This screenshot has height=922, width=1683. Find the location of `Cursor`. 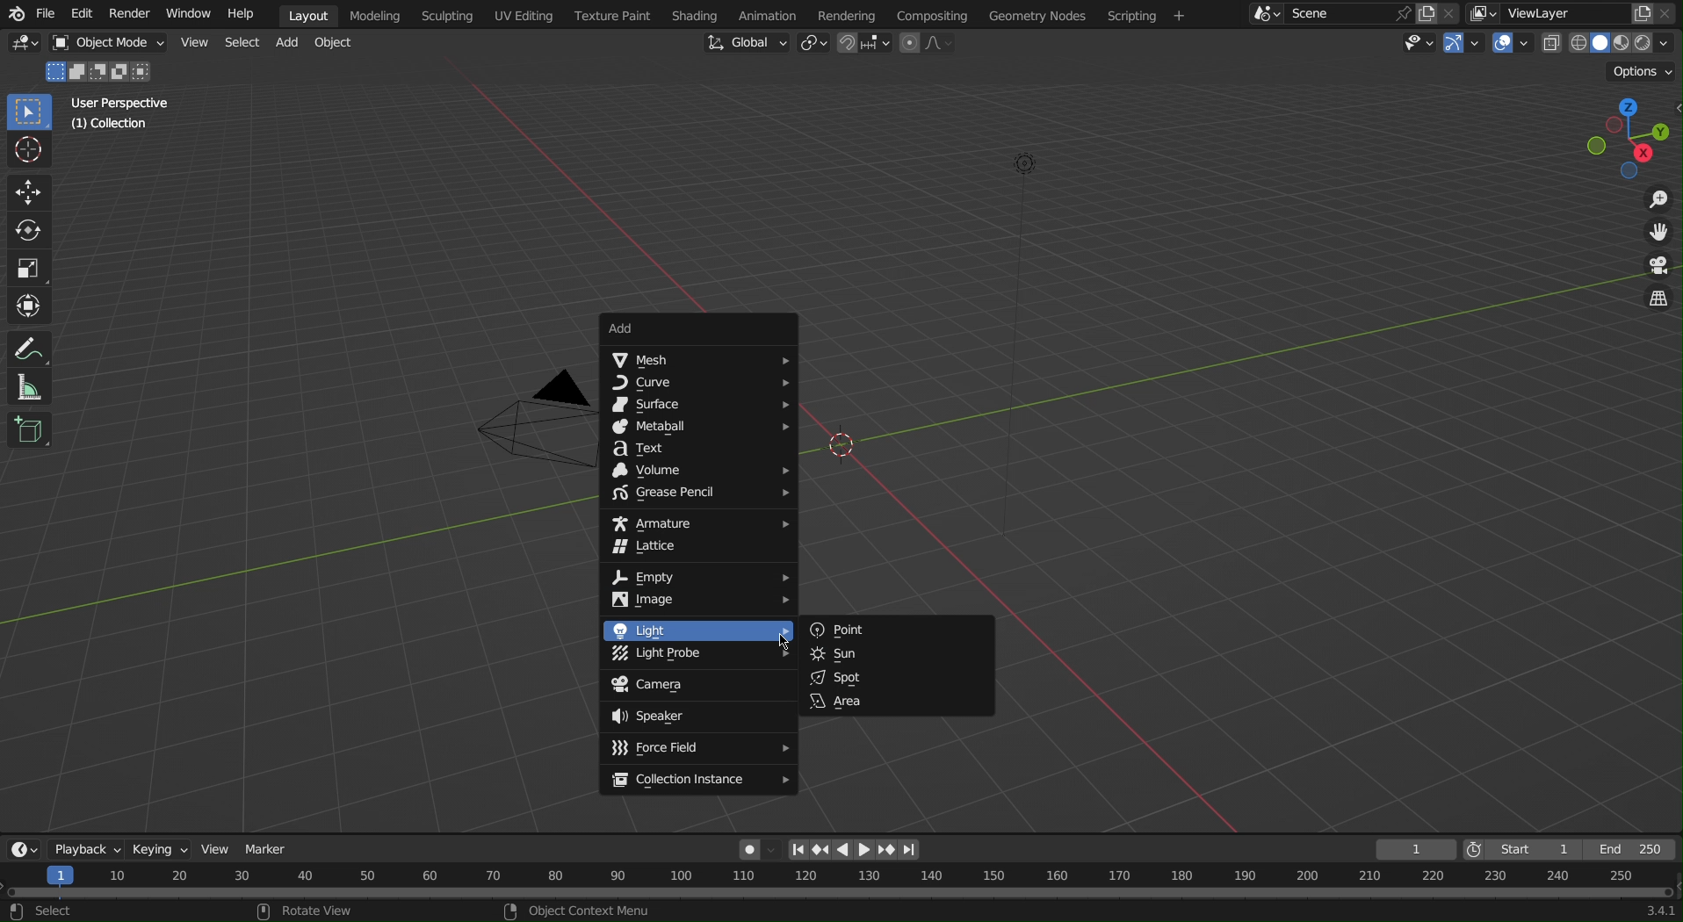

Cursor is located at coordinates (31, 151).